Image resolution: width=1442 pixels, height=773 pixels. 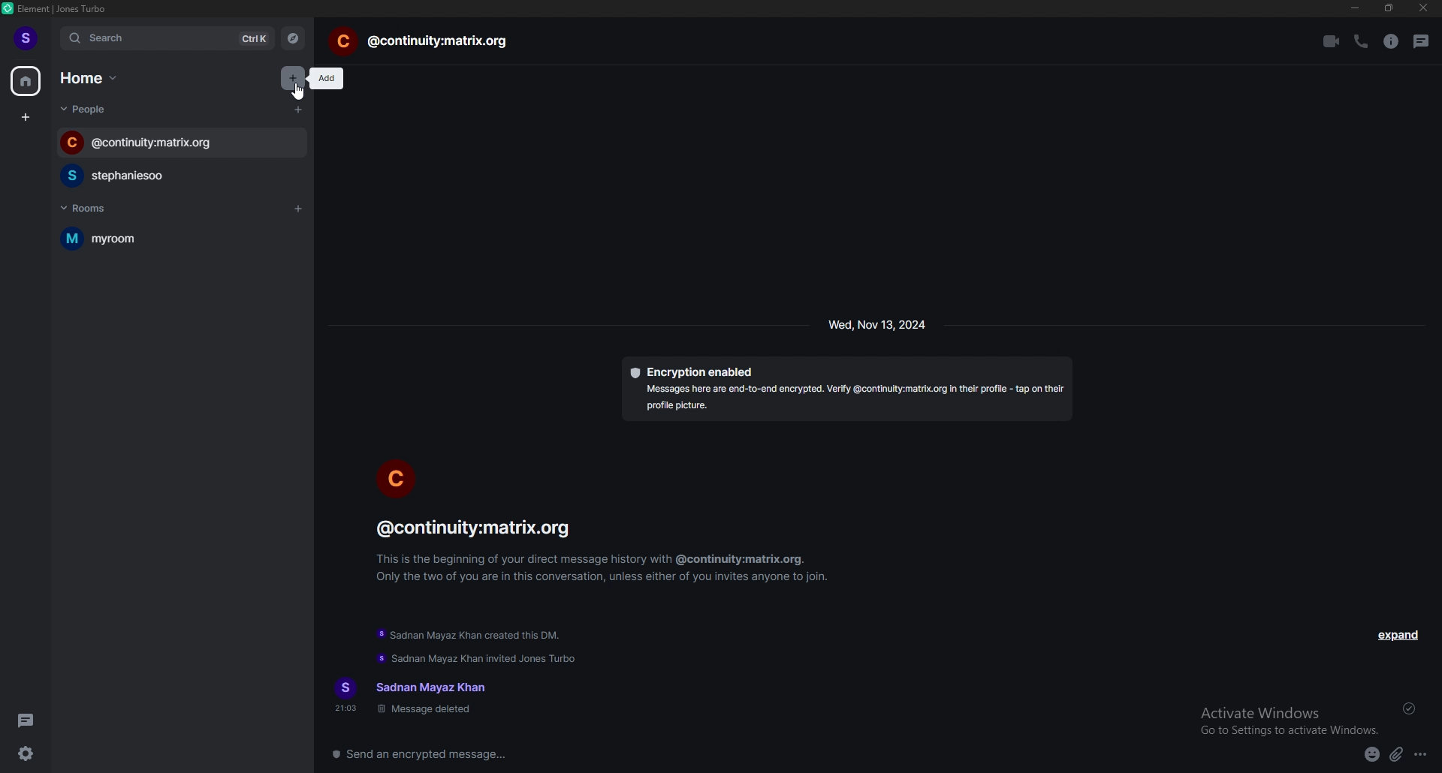 What do you see at coordinates (879, 324) in the screenshot?
I see `time` at bounding box center [879, 324].